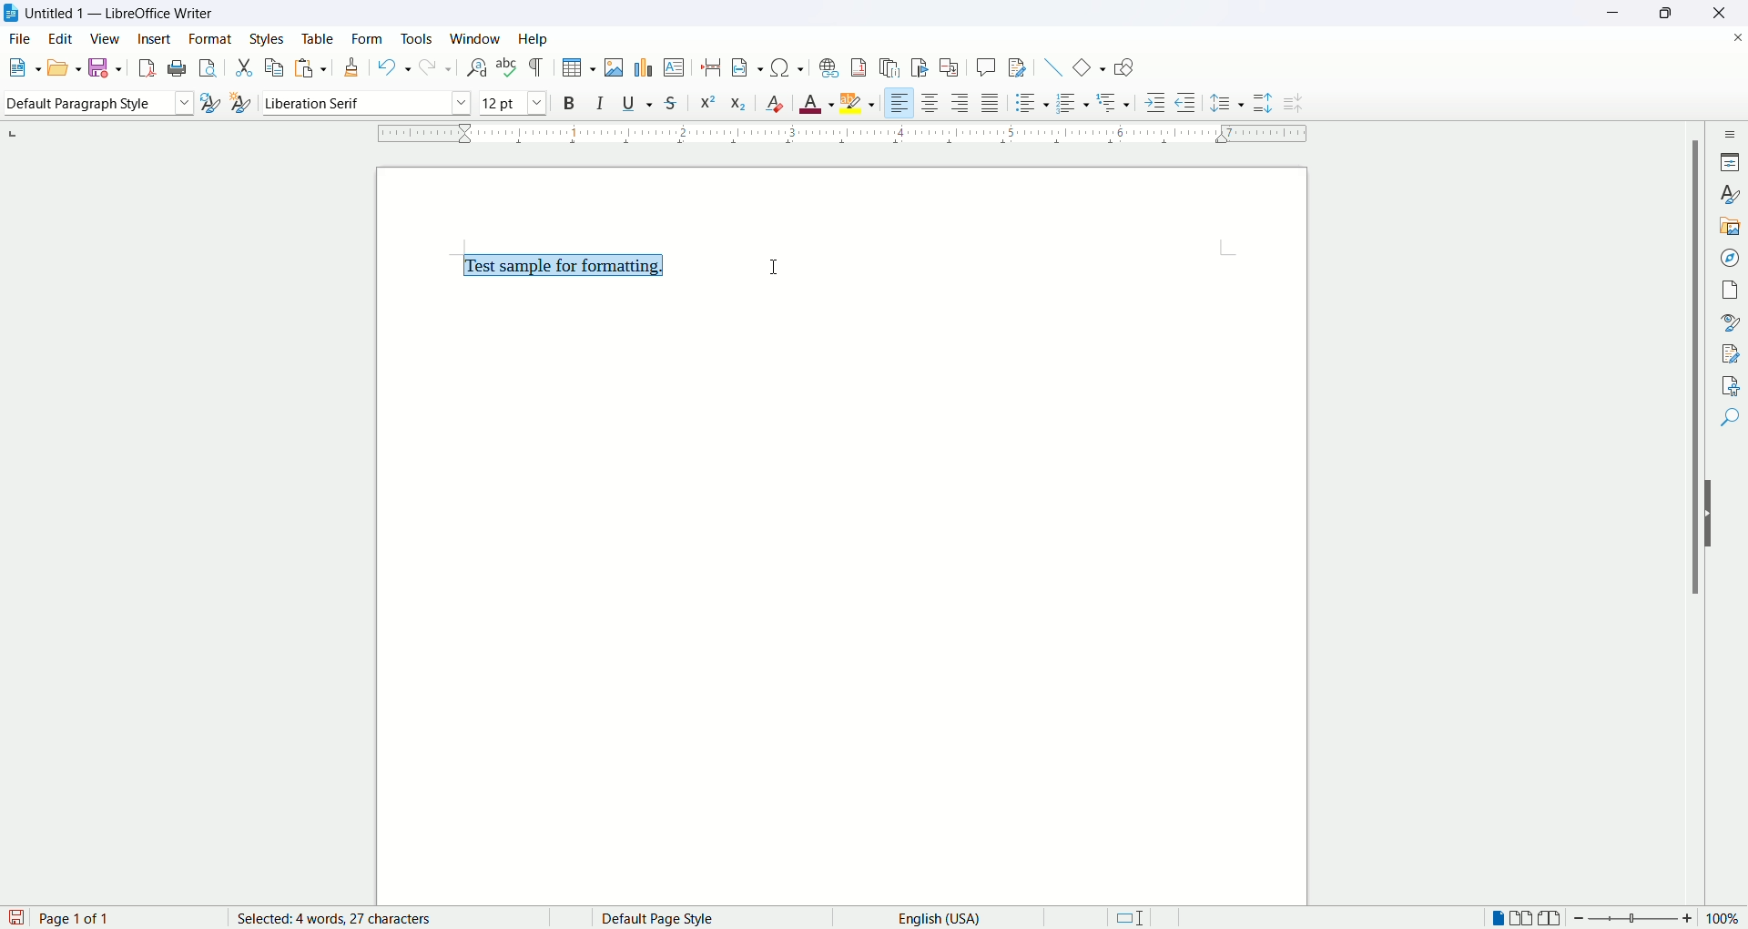 The height and width of the screenshot is (929, 1748). What do you see at coordinates (1707, 512) in the screenshot?
I see `hide` at bounding box center [1707, 512].